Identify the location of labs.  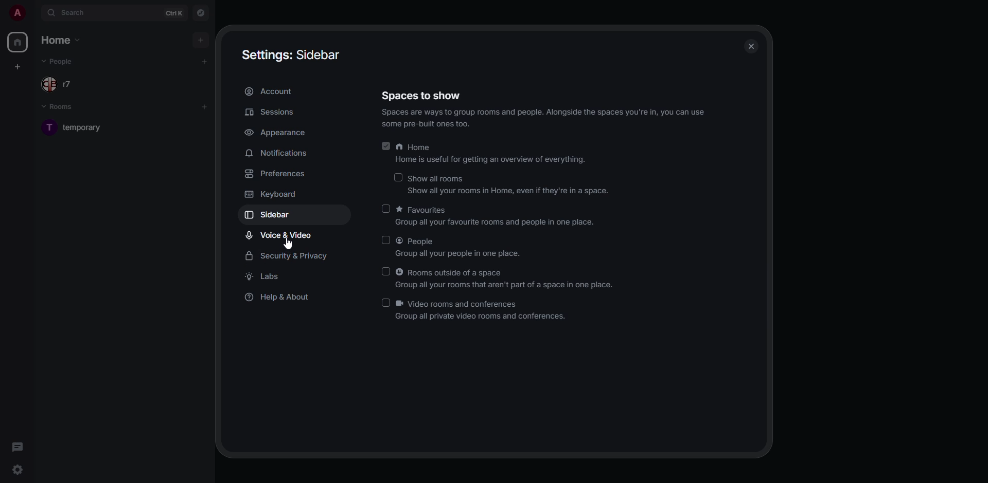
(267, 276).